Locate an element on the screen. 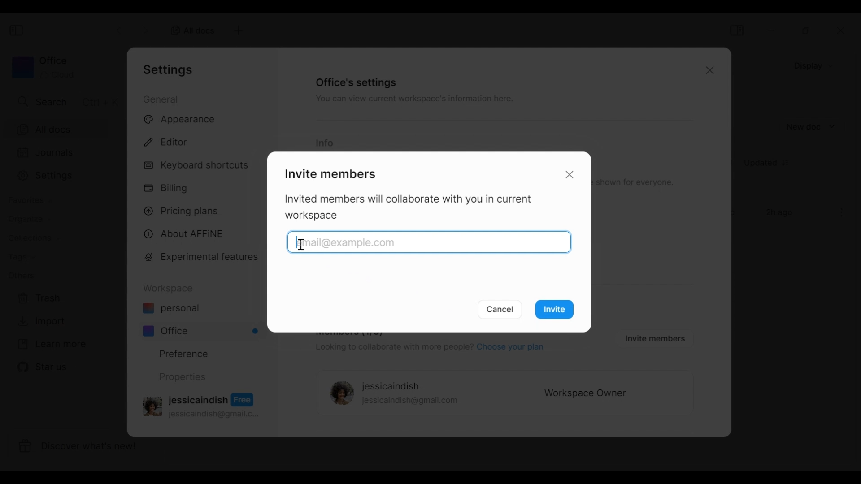 The height and width of the screenshot is (484, 861). invite is located at coordinates (557, 311).